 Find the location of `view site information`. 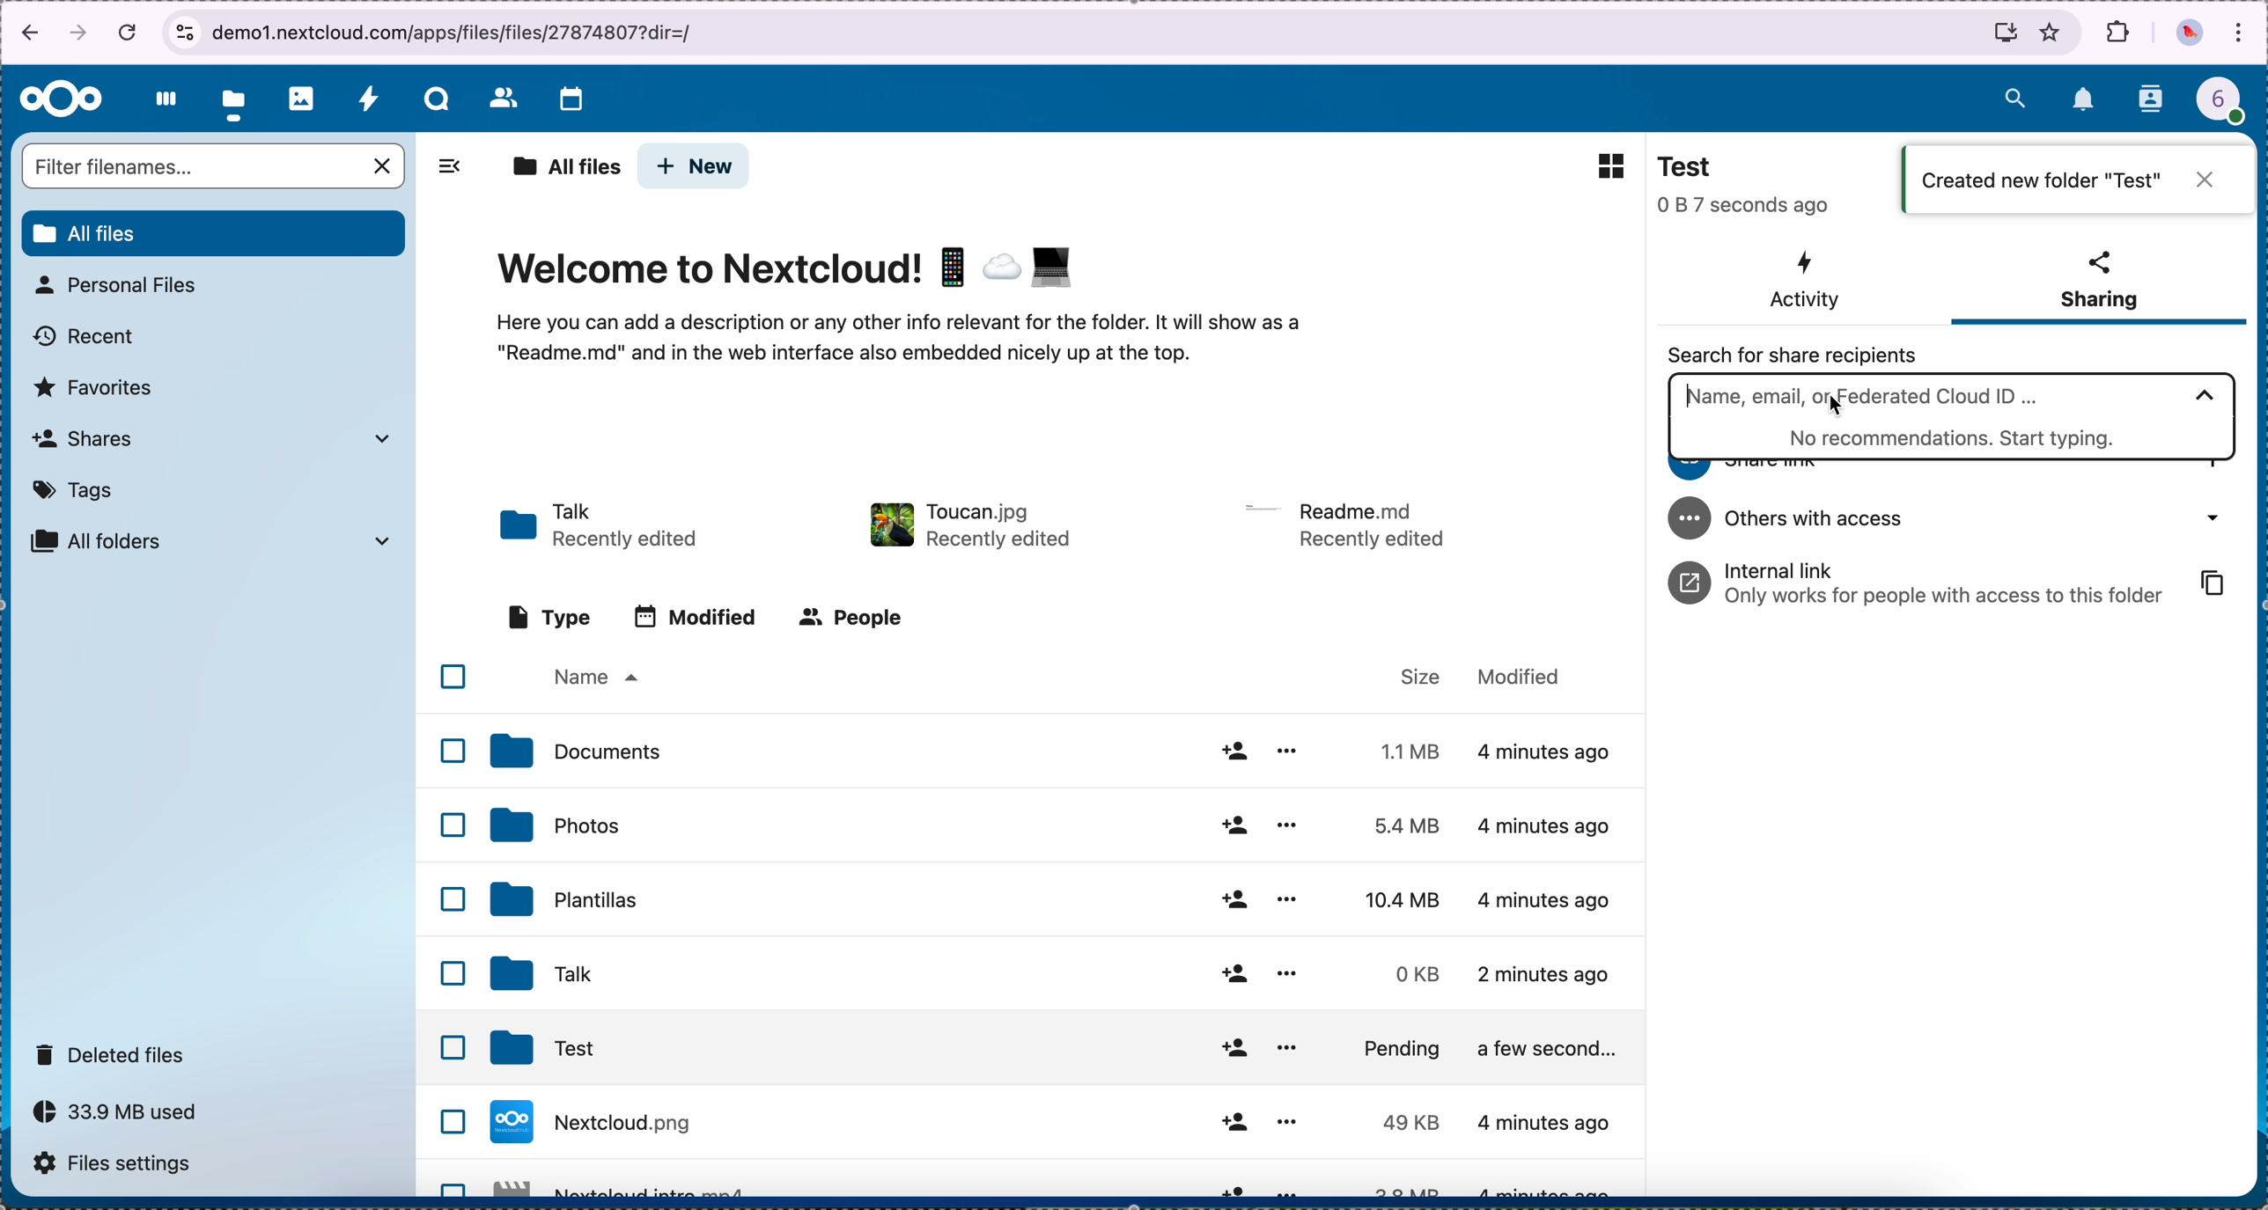

view site information is located at coordinates (184, 33).